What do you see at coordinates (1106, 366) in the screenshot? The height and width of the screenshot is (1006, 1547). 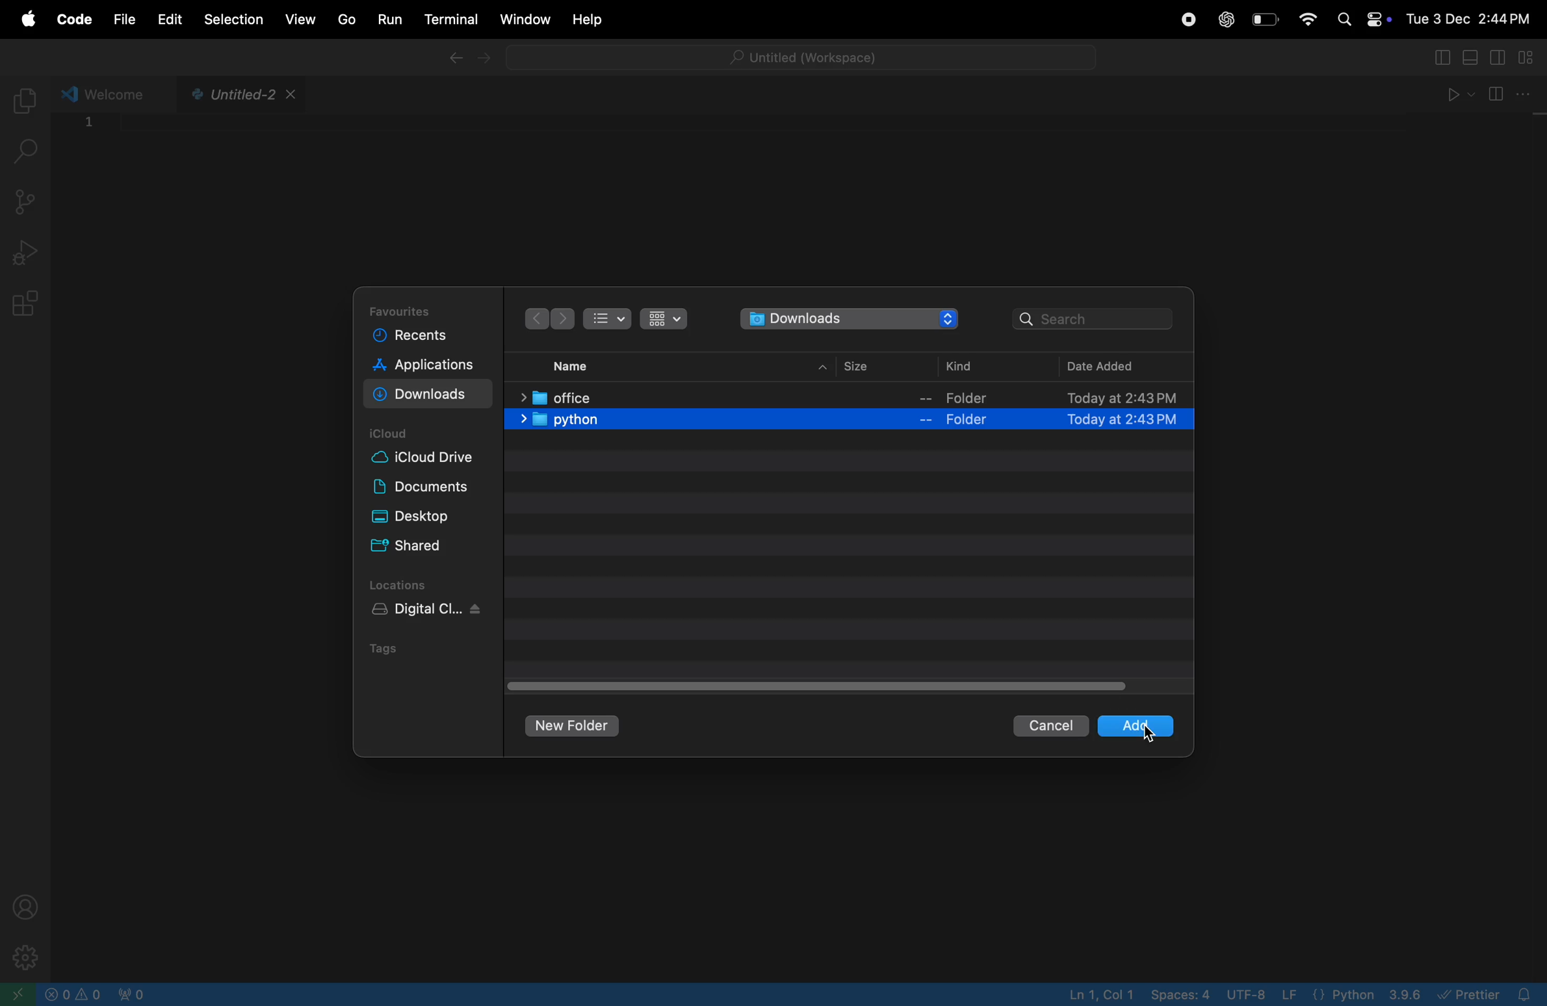 I see `date added` at bounding box center [1106, 366].